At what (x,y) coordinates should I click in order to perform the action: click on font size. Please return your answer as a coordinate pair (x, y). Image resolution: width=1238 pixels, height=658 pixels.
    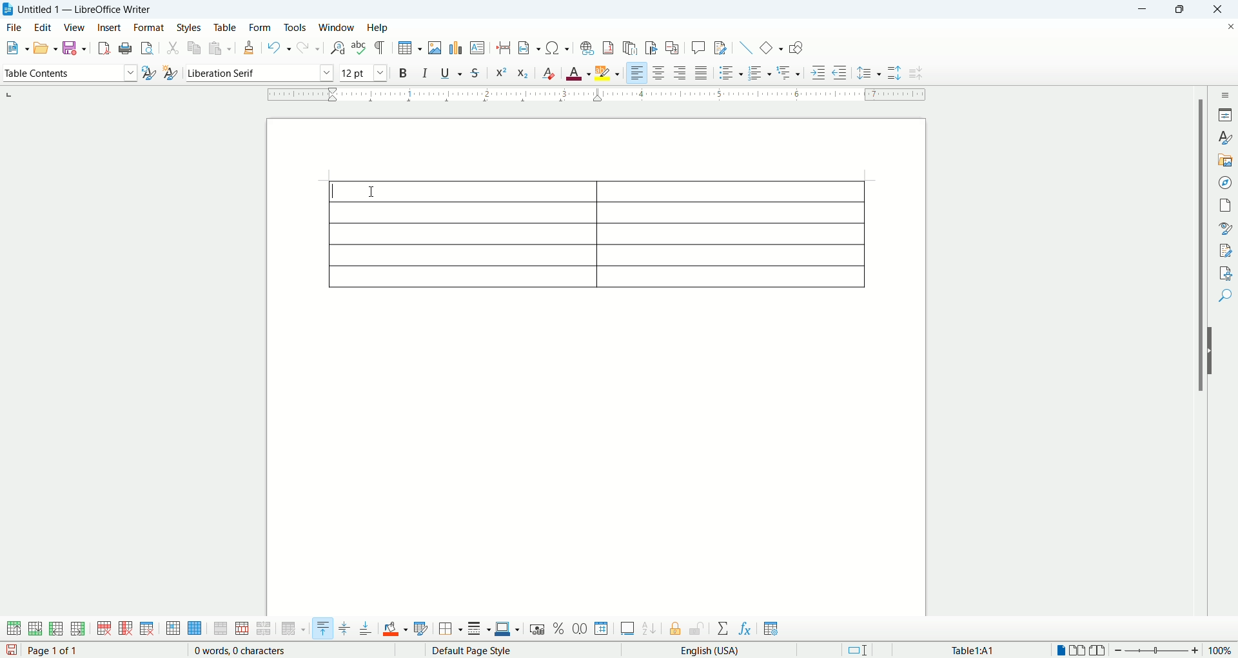
    Looking at the image, I should click on (364, 72).